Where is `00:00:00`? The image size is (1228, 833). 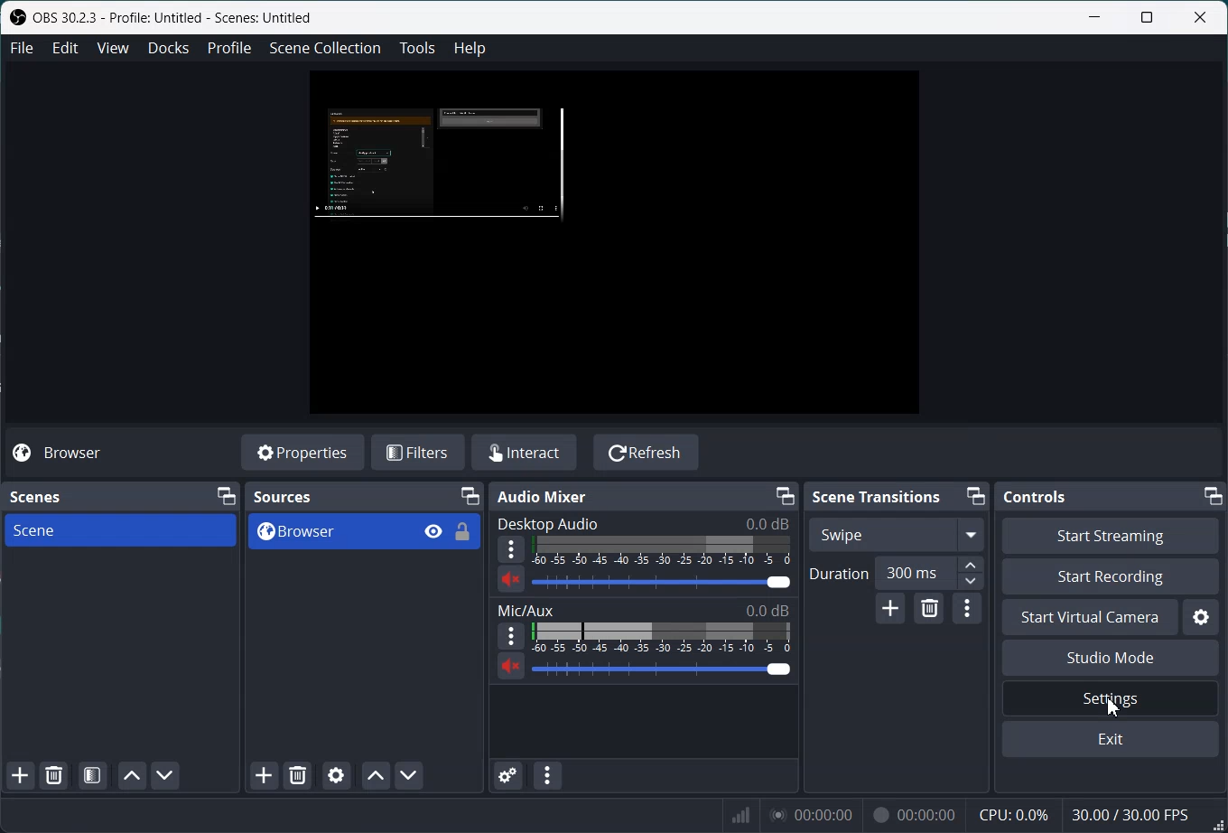
00:00:00 is located at coordinates (914, 815).